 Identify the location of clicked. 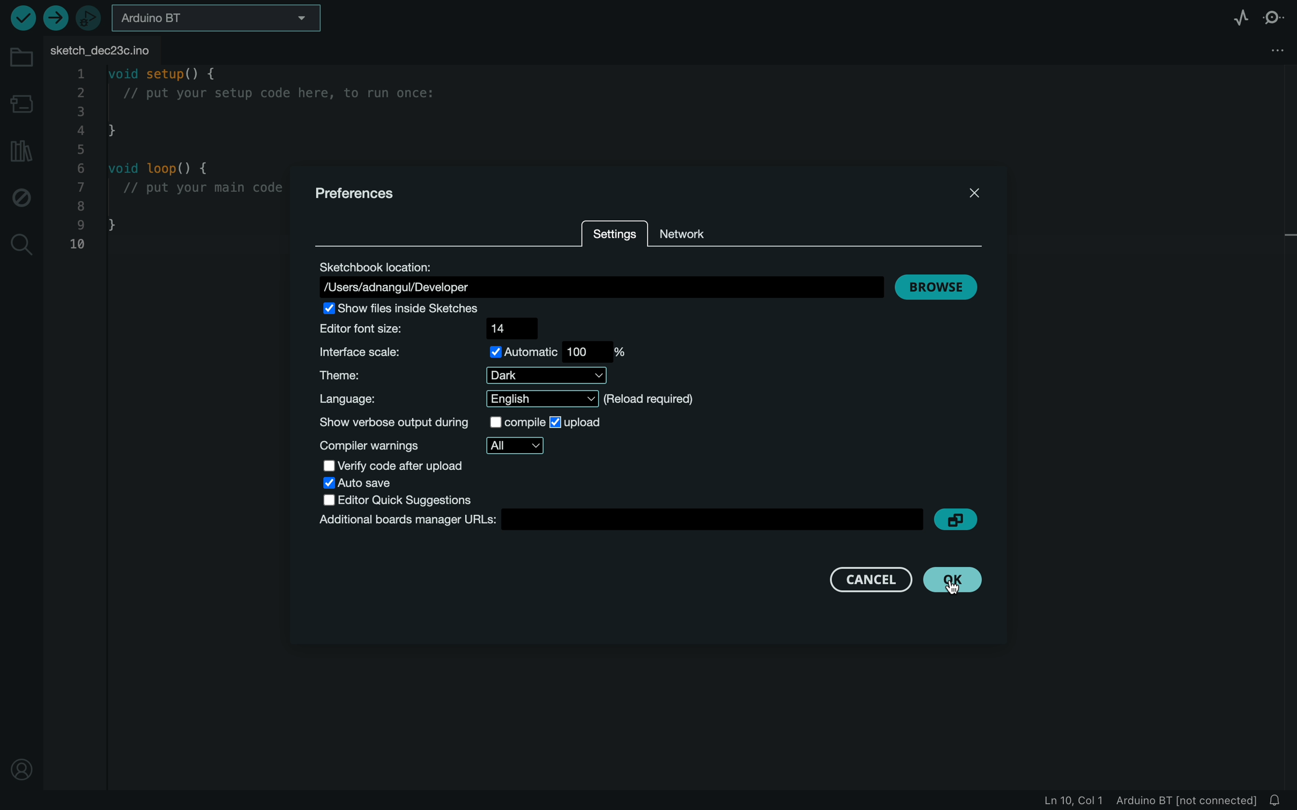
(955, 583).